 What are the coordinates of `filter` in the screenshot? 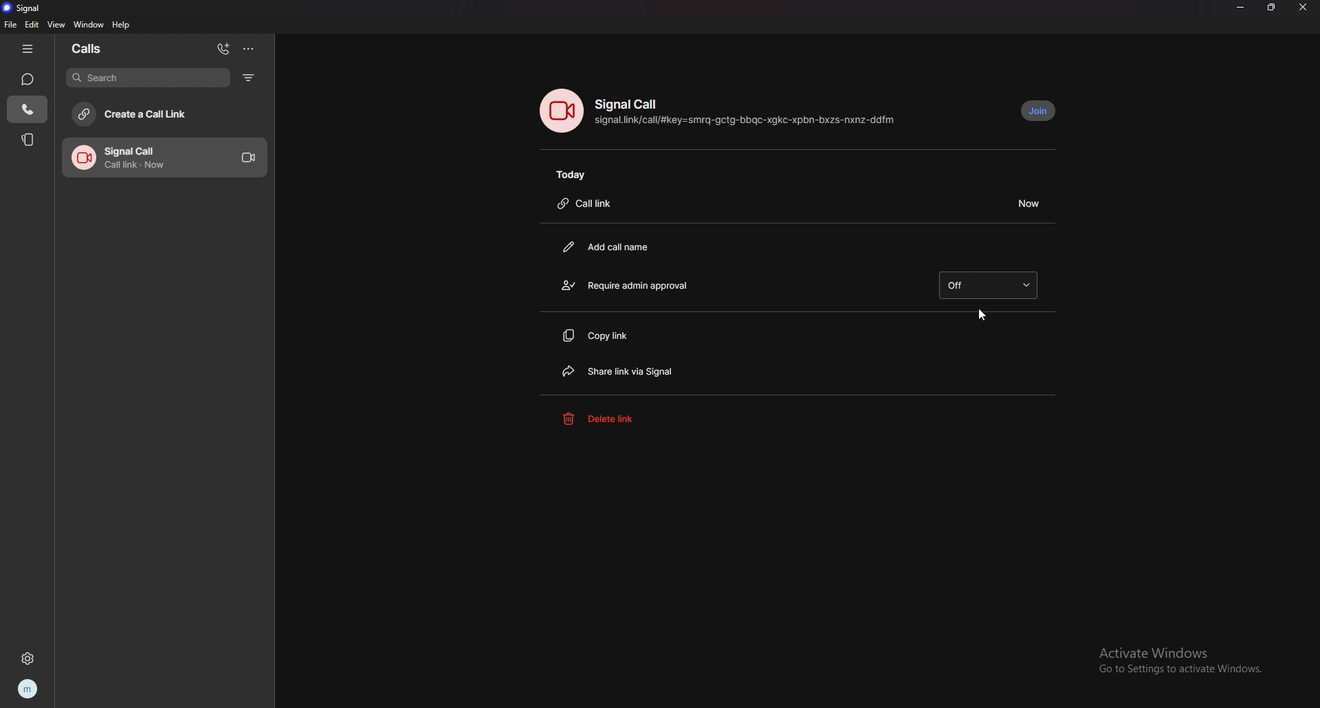 It's located at (250, 78).